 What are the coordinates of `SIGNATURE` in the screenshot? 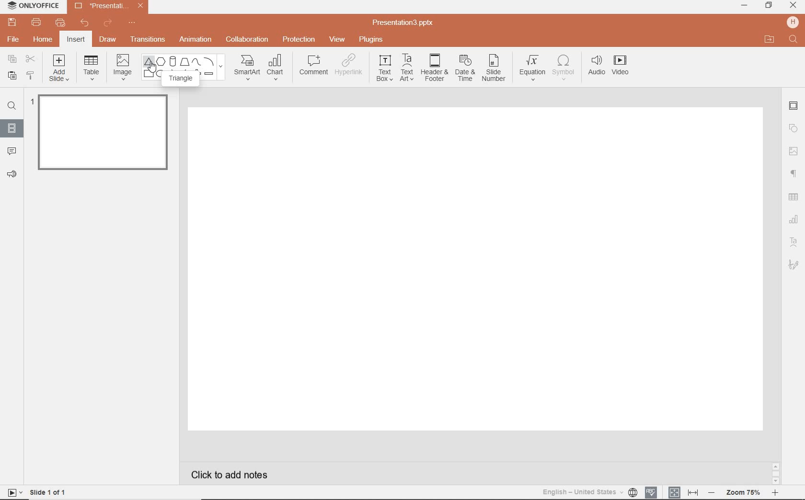 It's located at (795, 264).